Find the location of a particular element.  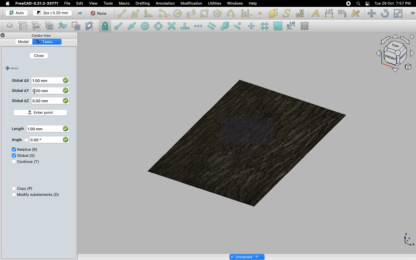

Combo view is located at coordinates (44, 35).